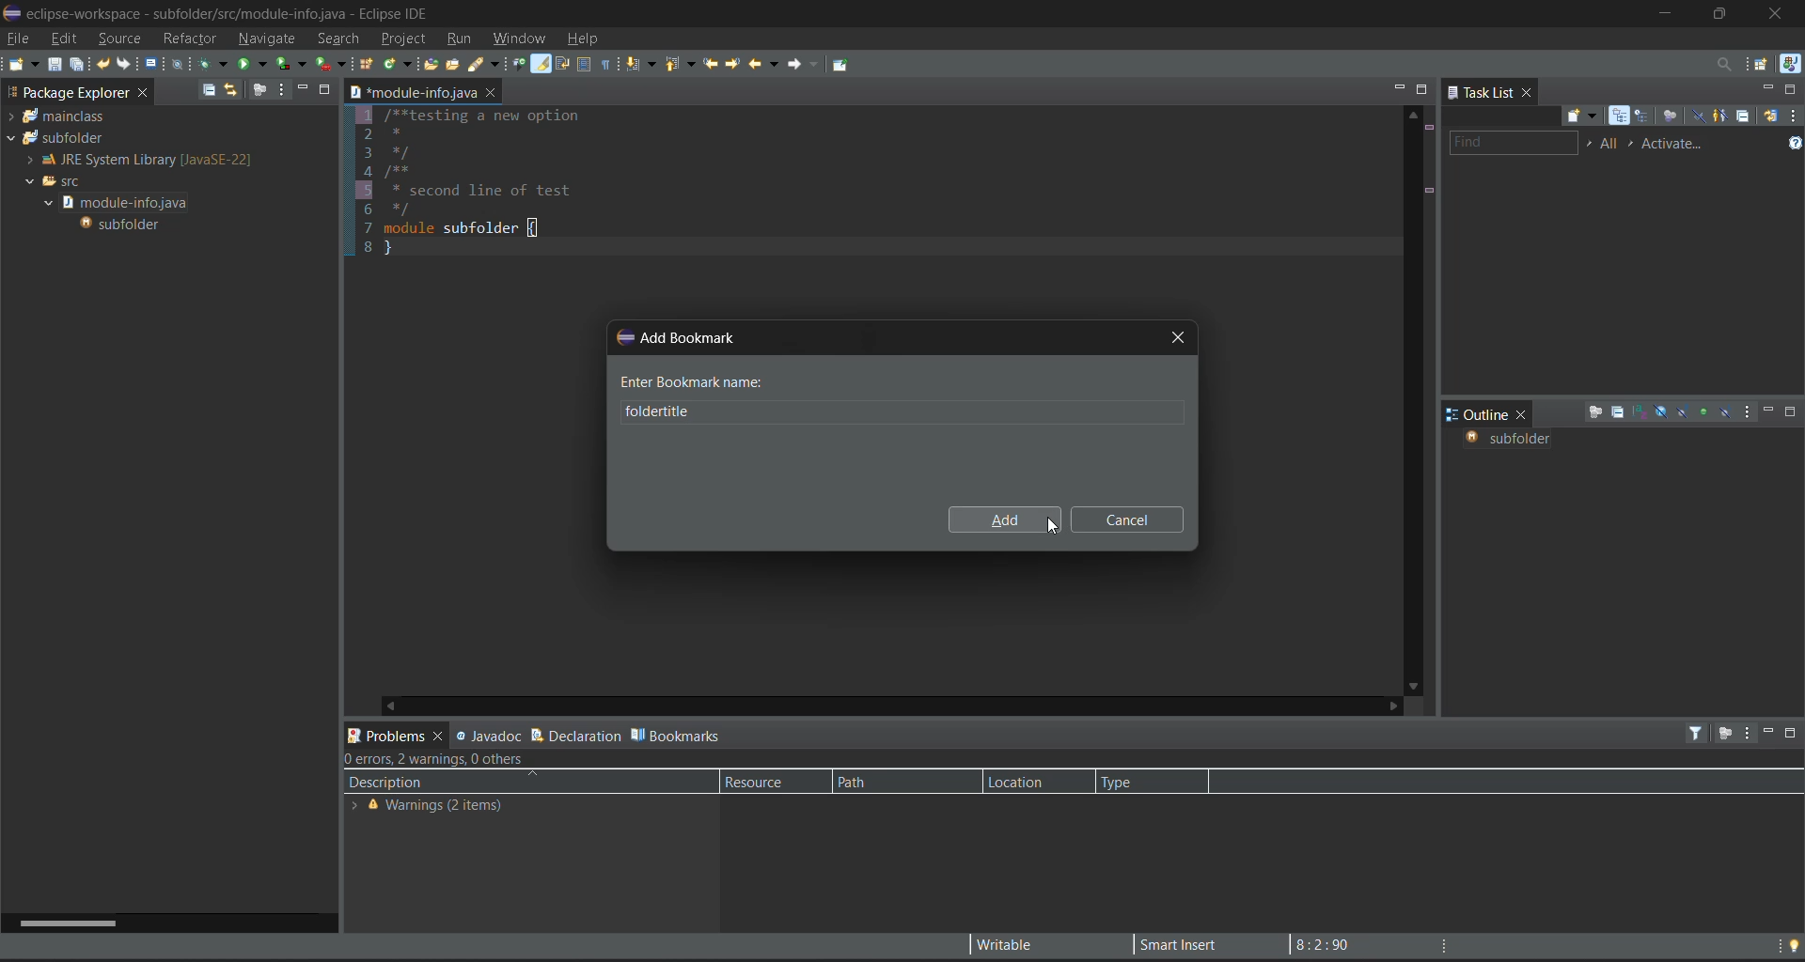 The height and width of the screenshot is (962, 1805). I want to click on bookmarks, so click(678, 734).